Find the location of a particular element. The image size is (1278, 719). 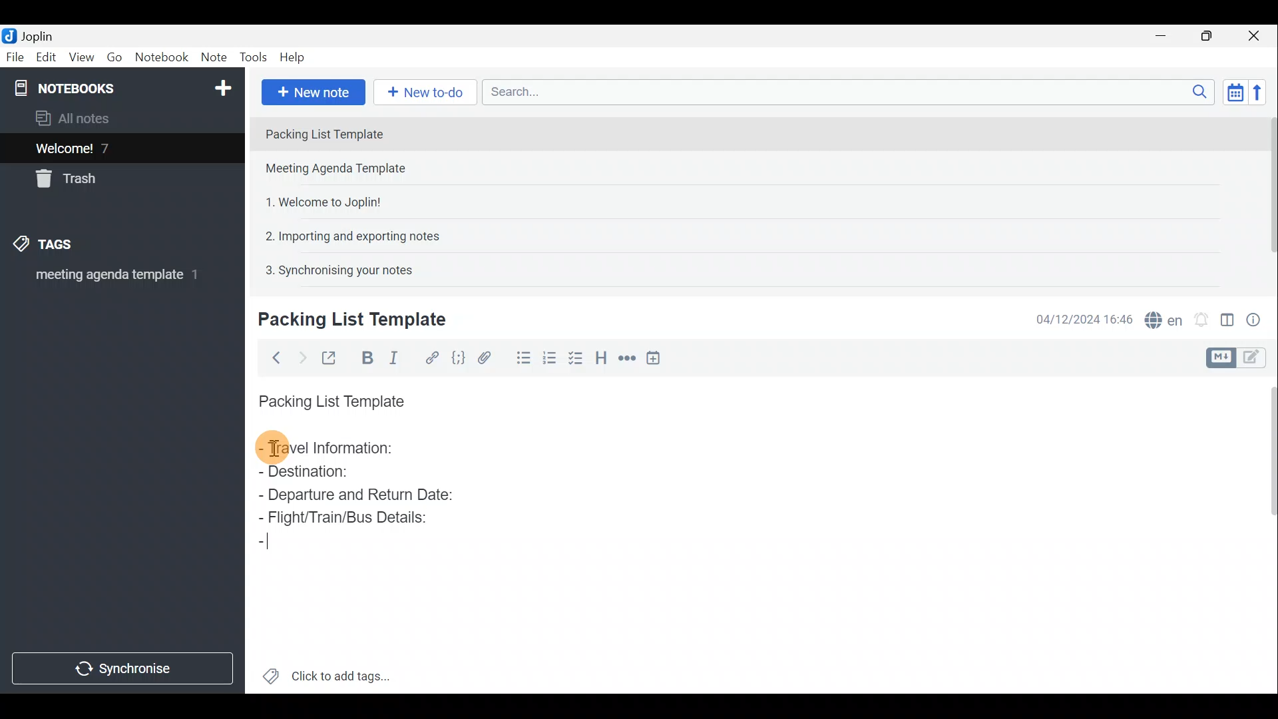

meeting agenda template is located at coordinates (114, 279).